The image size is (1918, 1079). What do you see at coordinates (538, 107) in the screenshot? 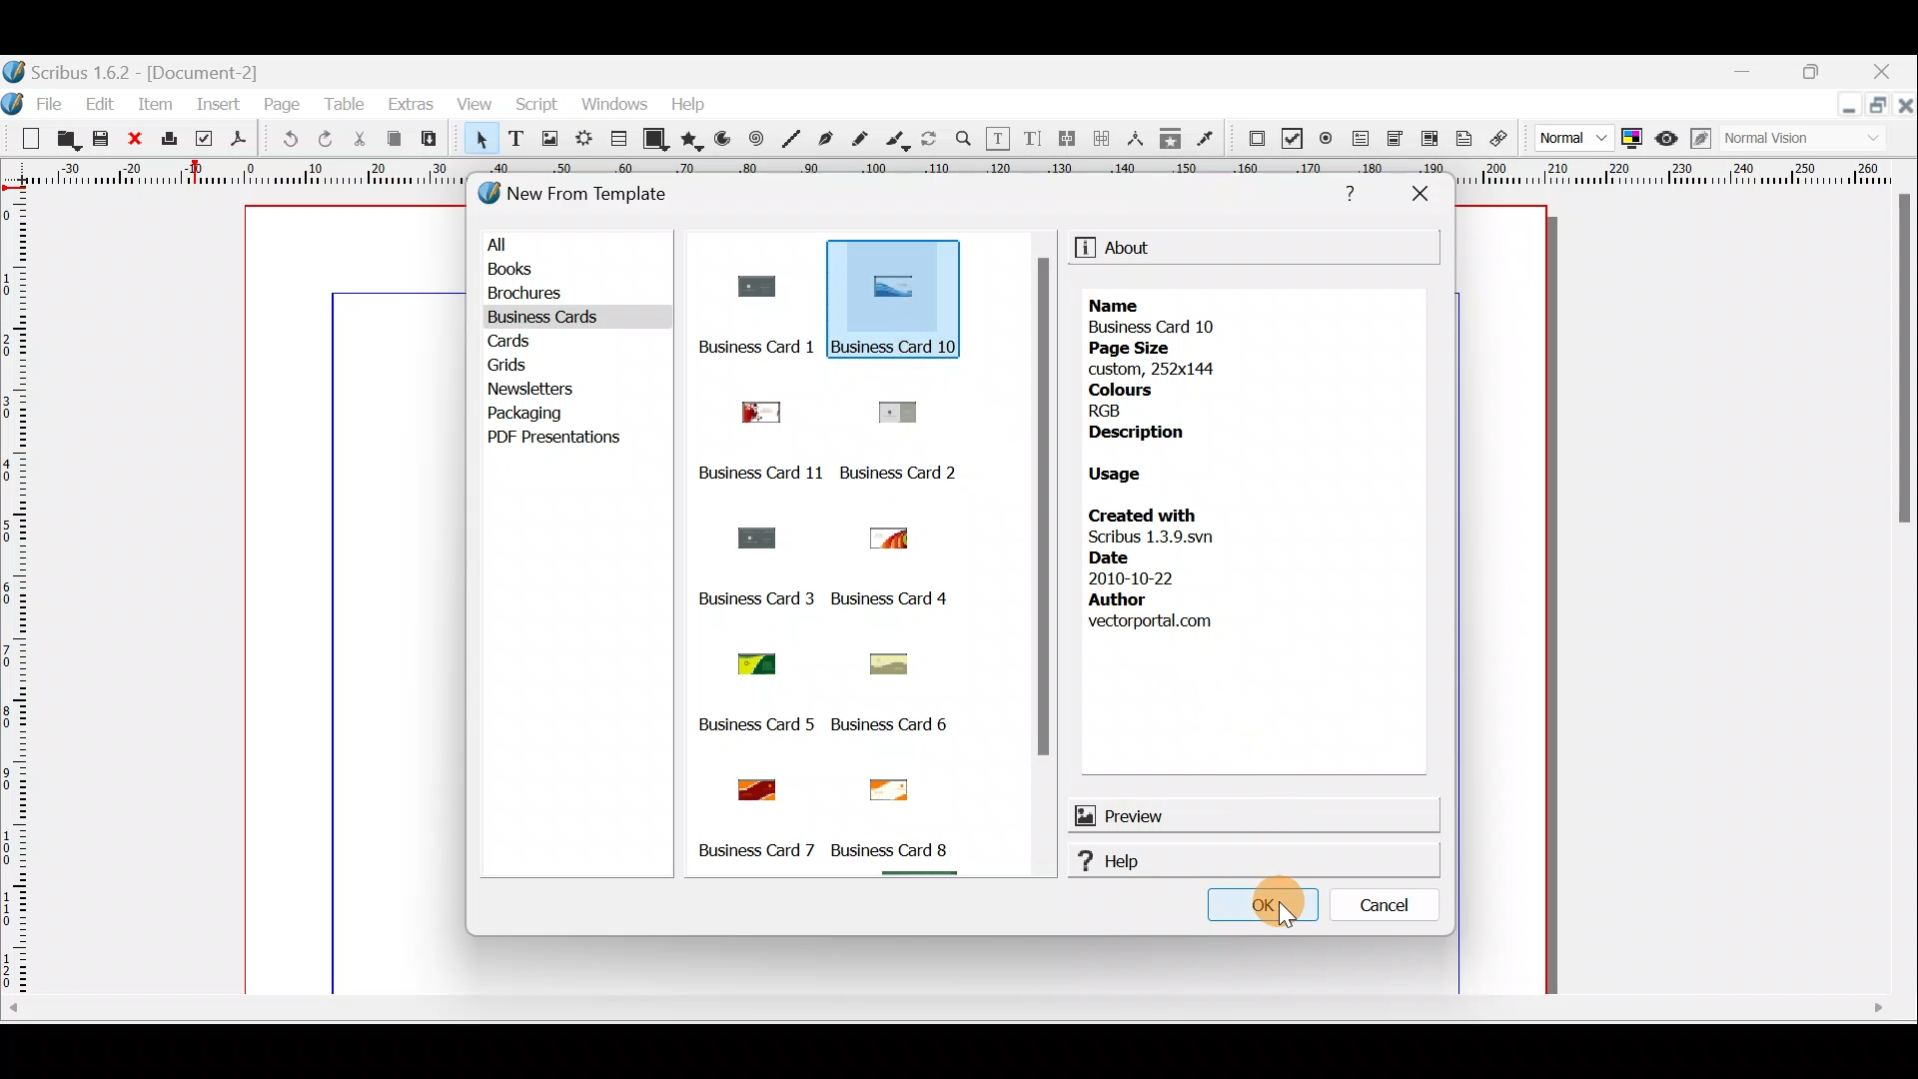
I see `Script` at bounding box center [538, 107].